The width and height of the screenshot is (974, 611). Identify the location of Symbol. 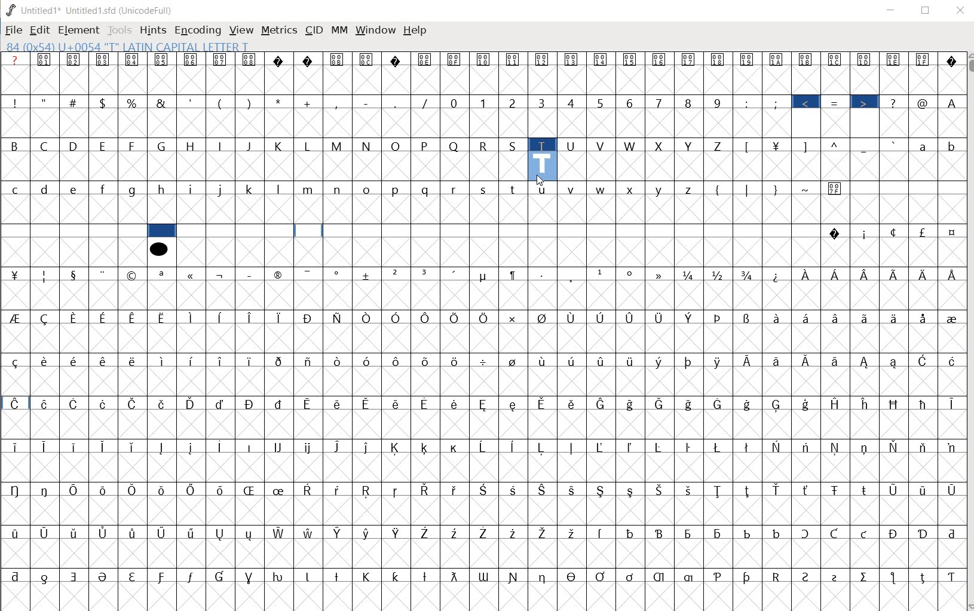
(573, 447).